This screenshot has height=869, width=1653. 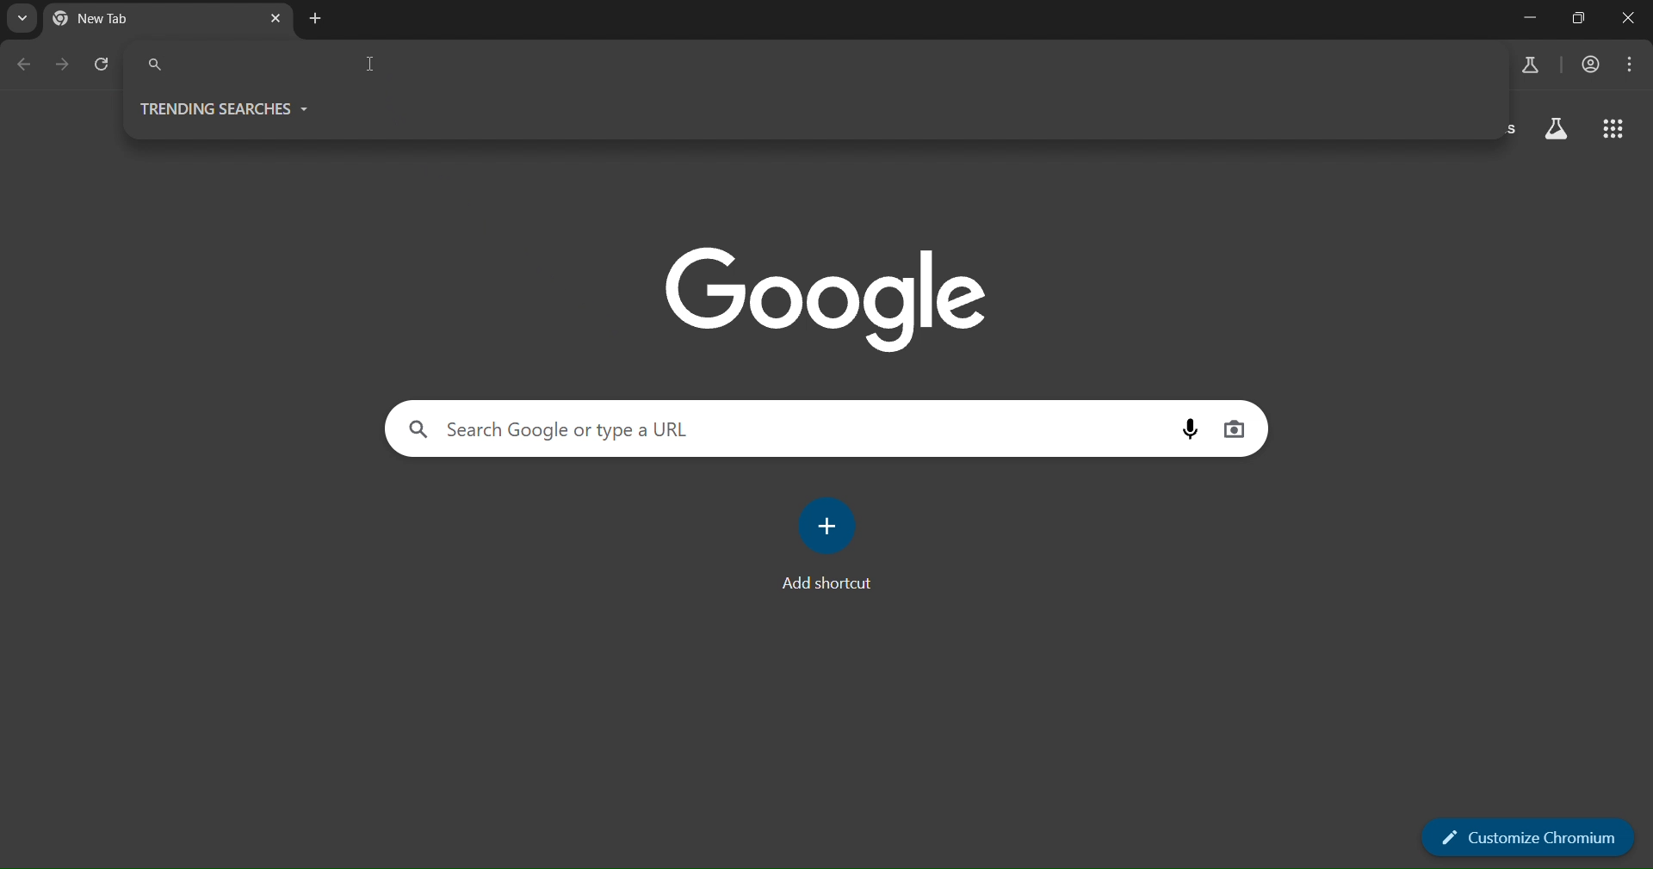 I want to click on cursor, so click(x=368, y=71).